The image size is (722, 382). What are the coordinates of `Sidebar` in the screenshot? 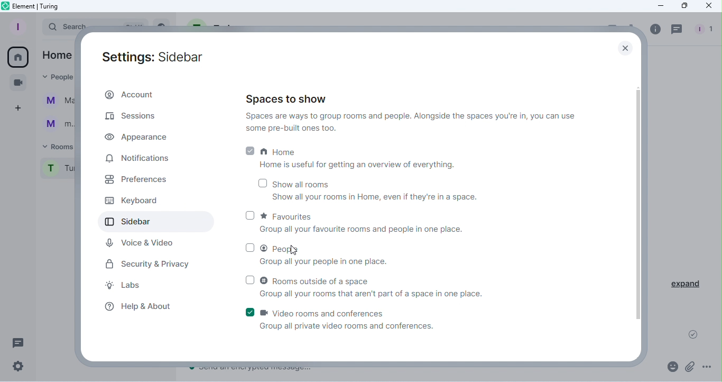 It's located at (141, 221).